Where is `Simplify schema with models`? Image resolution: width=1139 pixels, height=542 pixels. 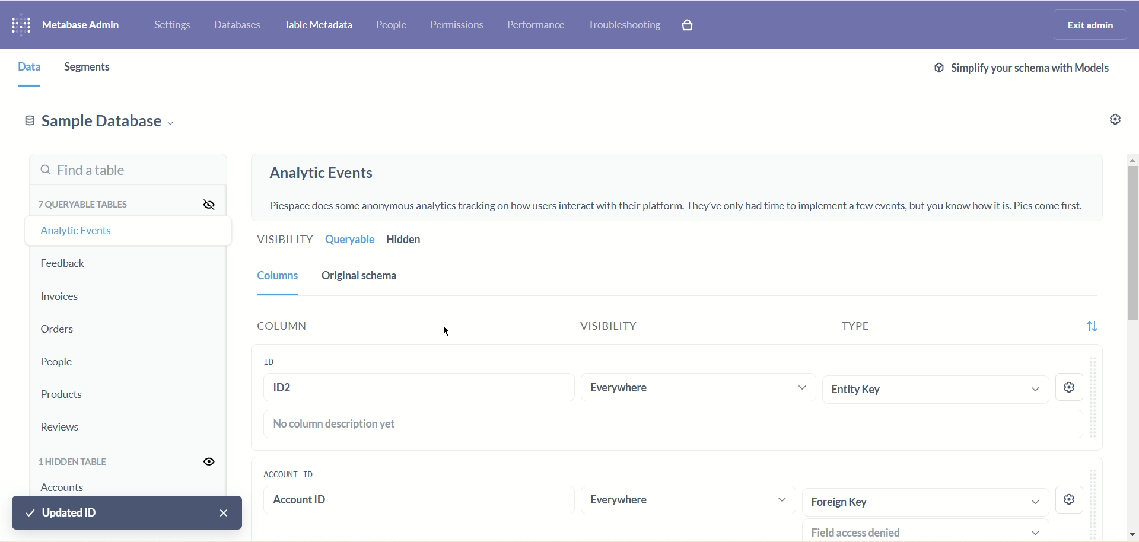
Simplify schema with models is located at coordinates (1019, 71).